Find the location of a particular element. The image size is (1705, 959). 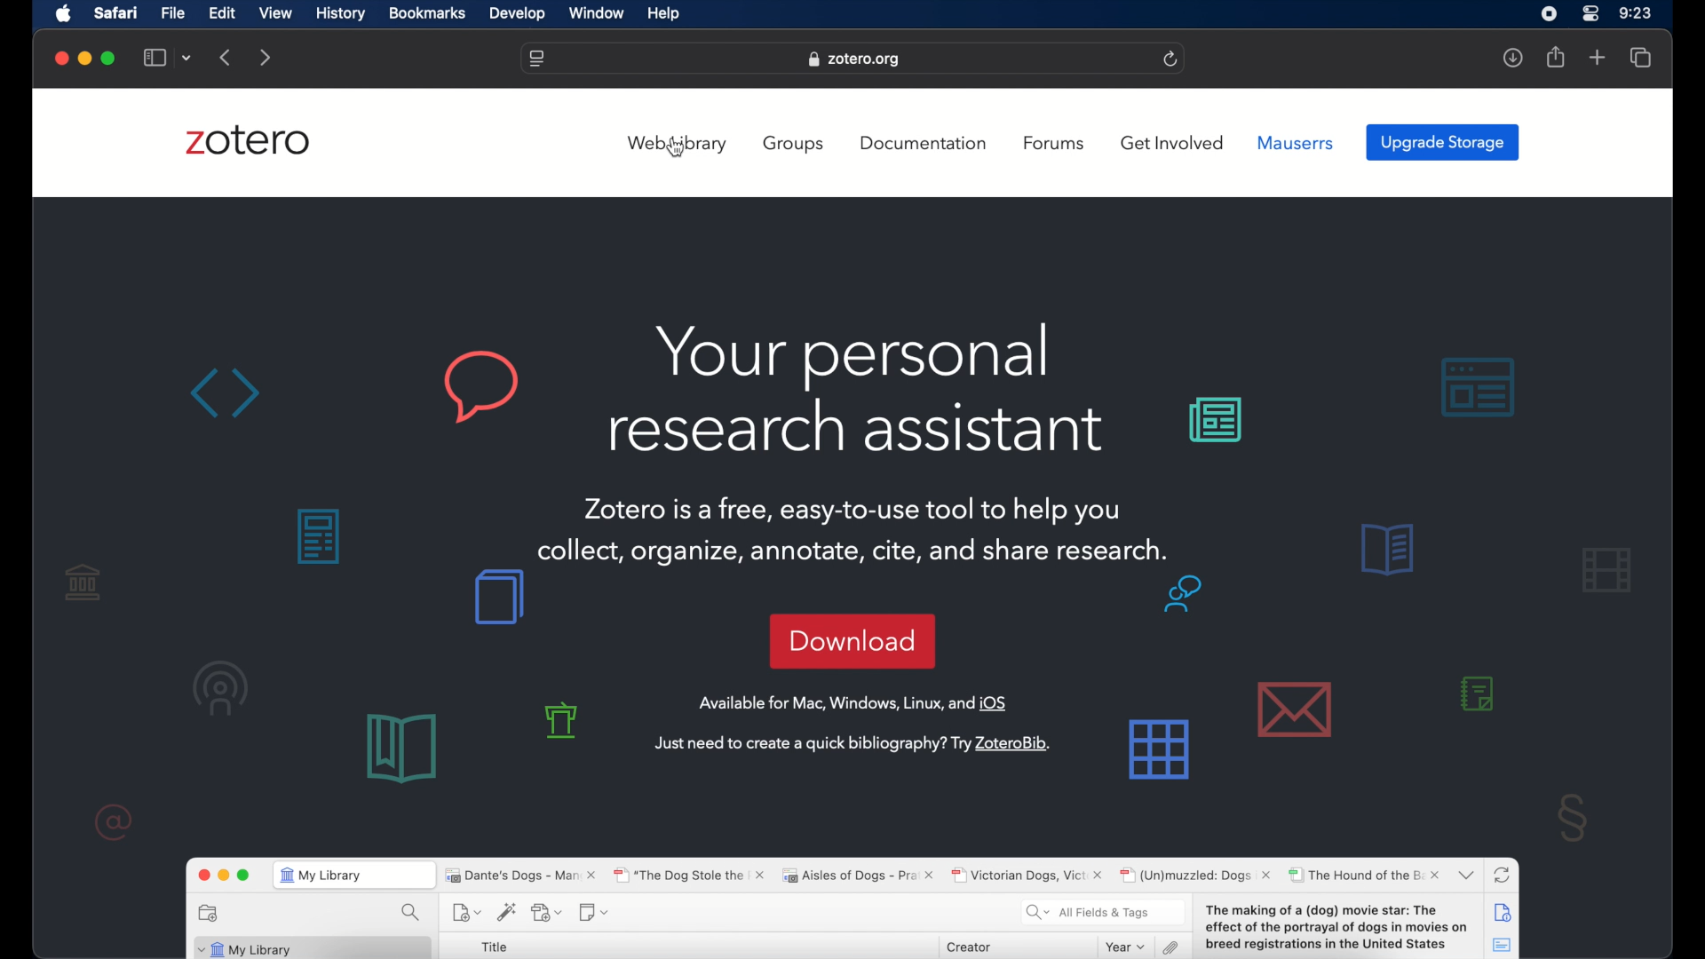

downloads is located at coordinates (1512, 58).